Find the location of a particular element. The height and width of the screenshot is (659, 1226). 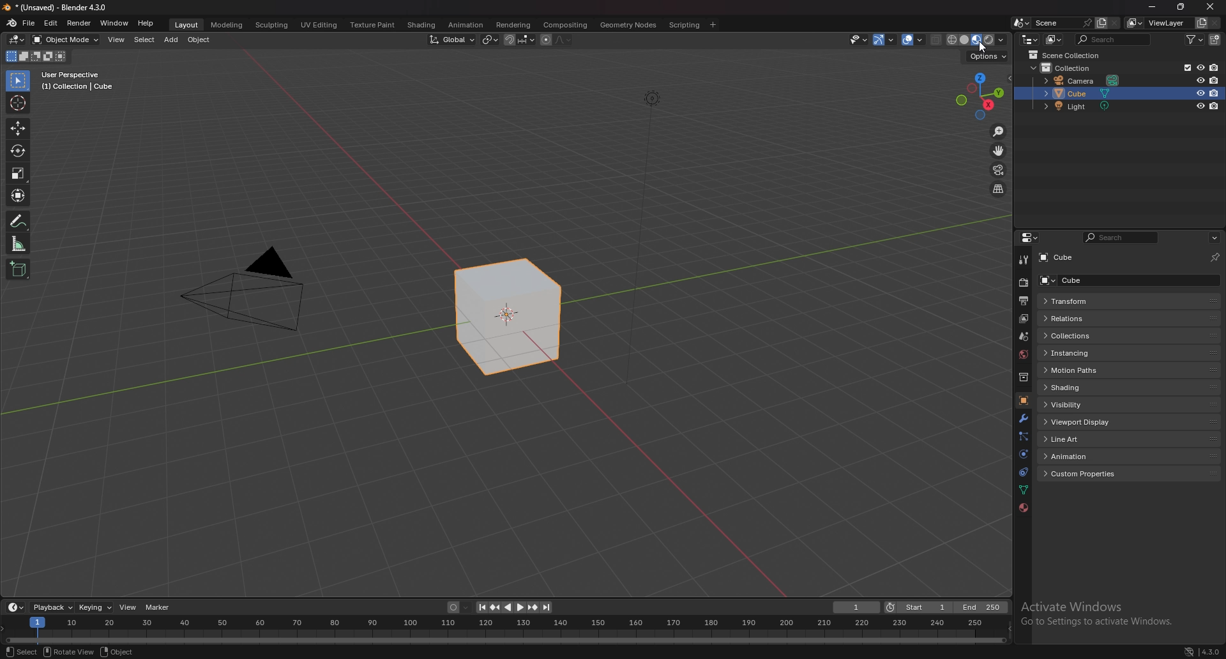

add workspace is located at coordinates (713, 25).